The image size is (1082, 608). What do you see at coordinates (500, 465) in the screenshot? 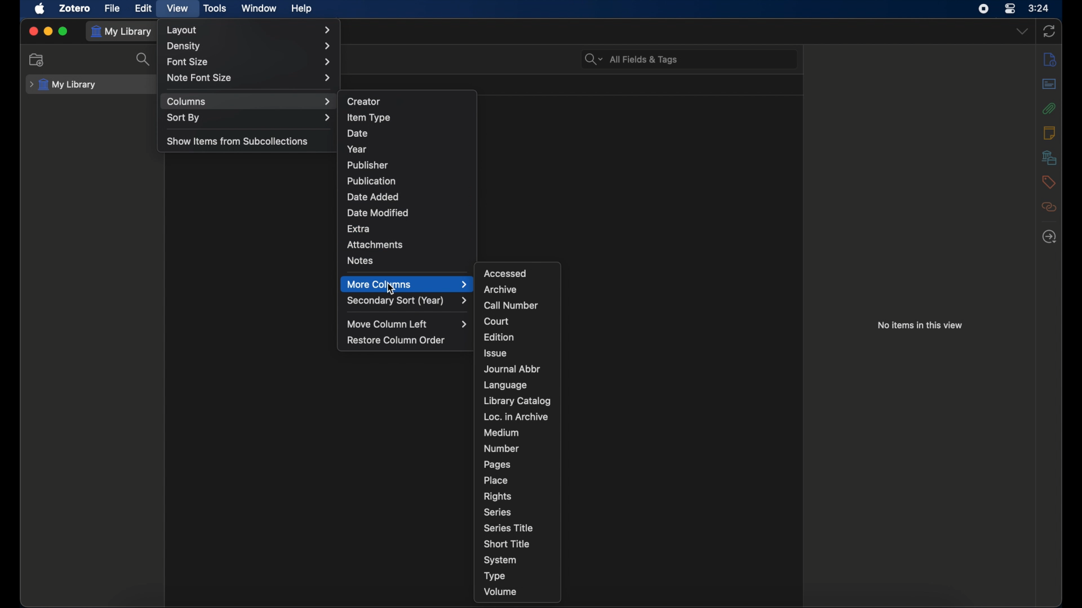
I see `pages` at bounding box center [500, 465].